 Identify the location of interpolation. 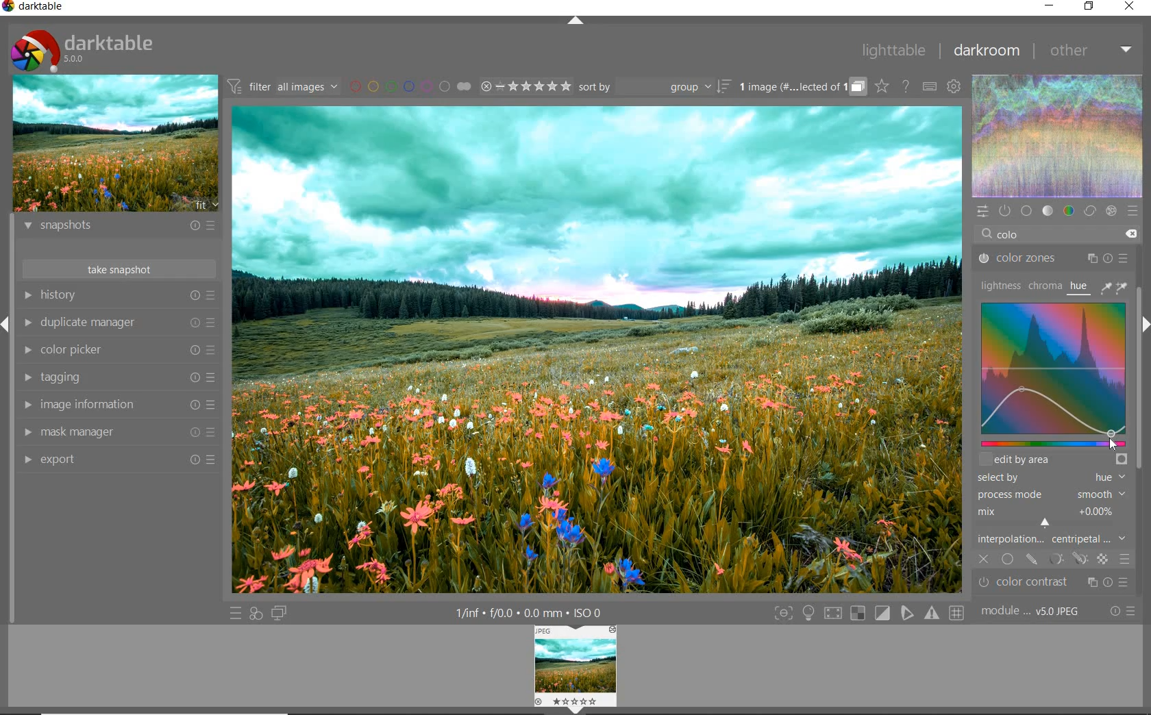
(1052, 540).